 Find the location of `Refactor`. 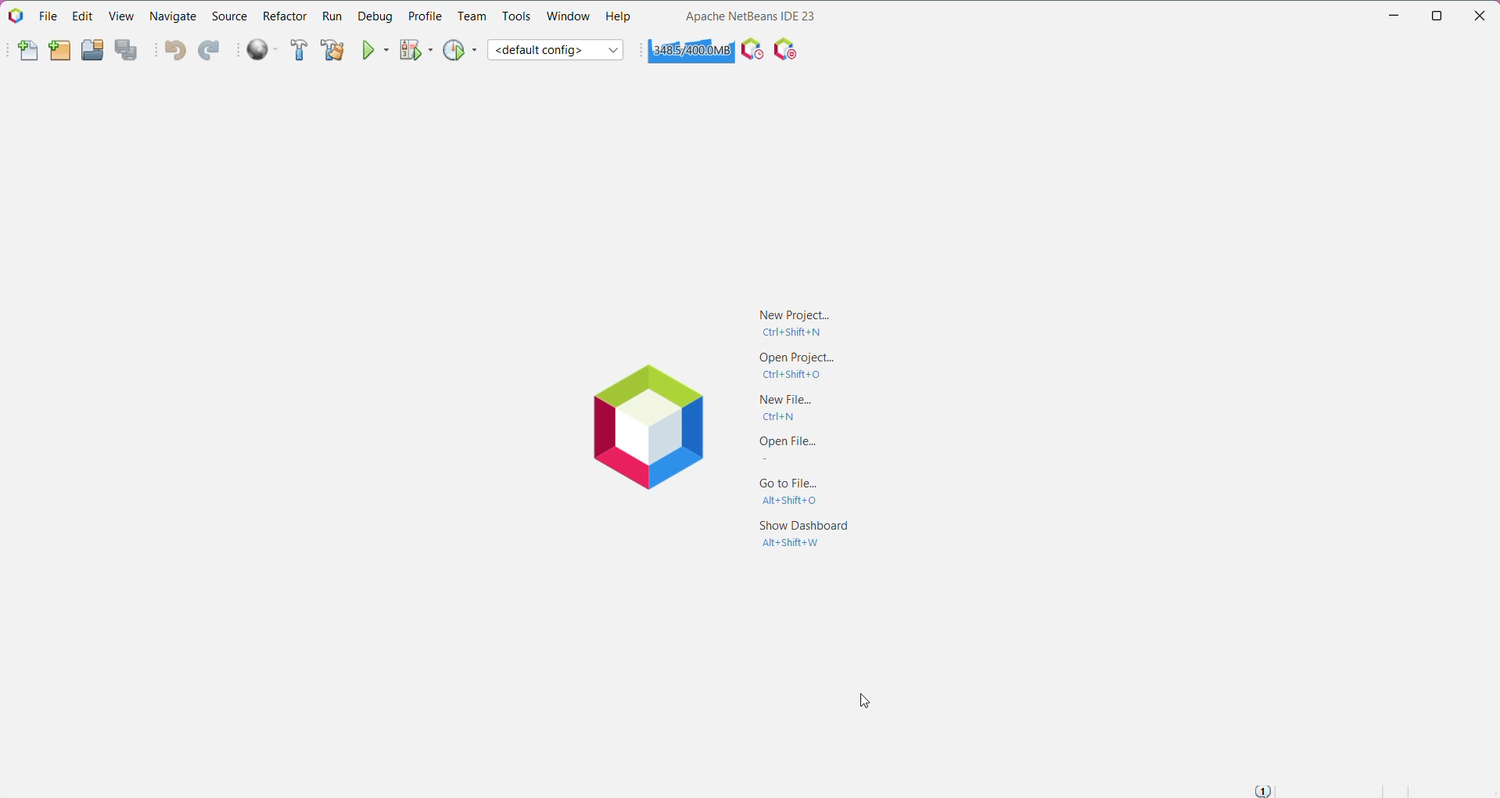

Refactor is located at coordinates (285, 16).